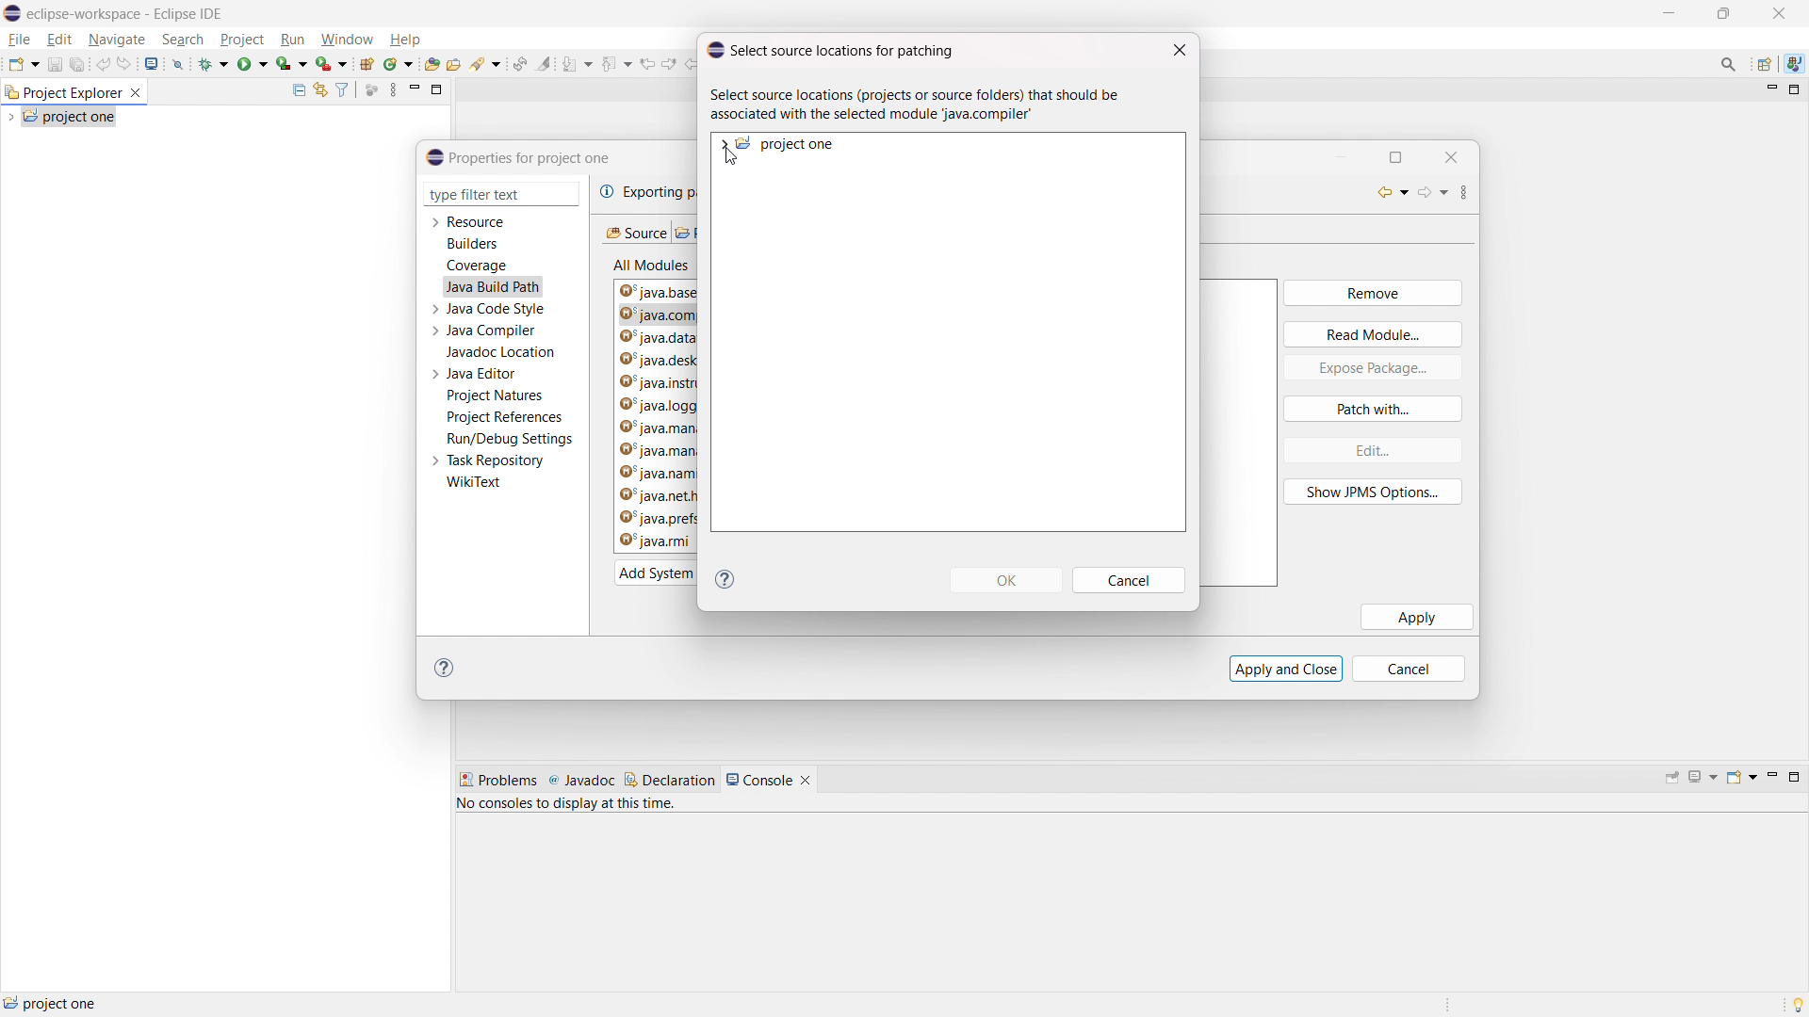 The height and width of the screenshot is (1017, 1809). I want to click on select source locations for patching, so click(830, 49).